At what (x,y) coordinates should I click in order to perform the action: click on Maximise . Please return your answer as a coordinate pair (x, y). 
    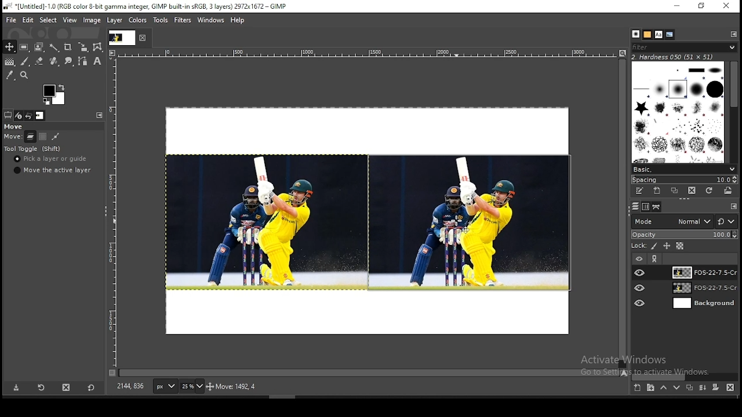
    Looking at the image, I should click on (702, 6).